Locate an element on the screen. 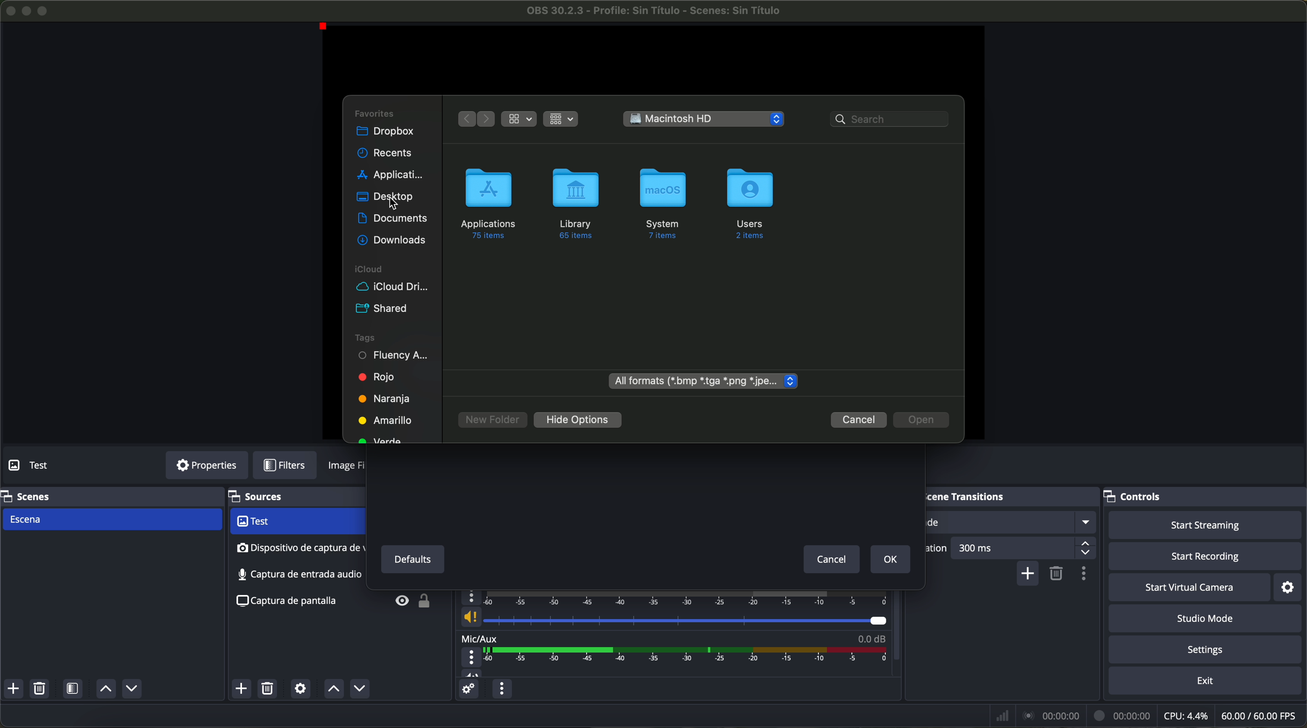 The height and width of the screenshot is (728, 1307). timeline is located at coordinates (677, 598).